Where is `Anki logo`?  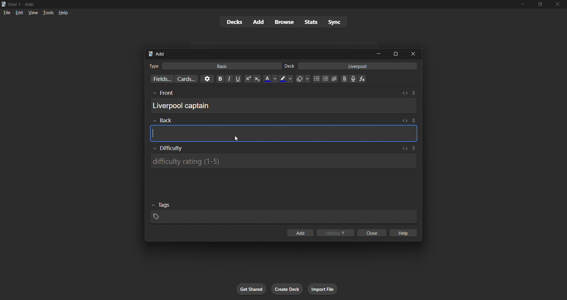
Anki logo is located at coordinates (4, 4).